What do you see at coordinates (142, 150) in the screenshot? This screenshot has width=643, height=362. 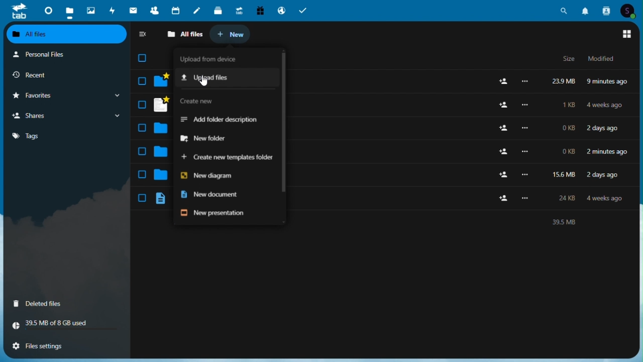 I see `select` at bounding box center [142, 150].